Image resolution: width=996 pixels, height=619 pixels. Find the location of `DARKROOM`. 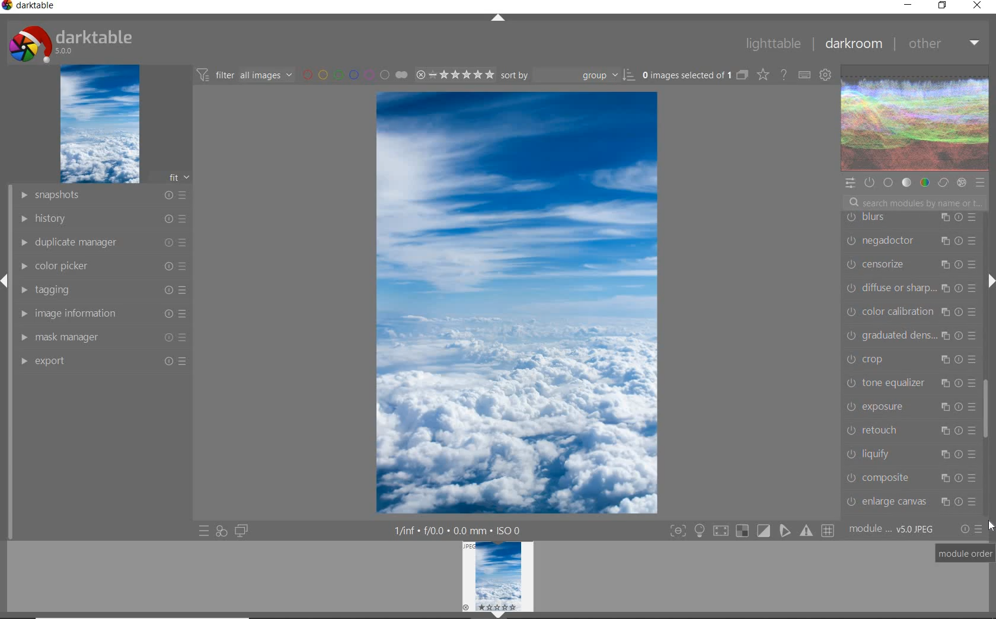

DARKROOM is located at coordinates (853, 44).